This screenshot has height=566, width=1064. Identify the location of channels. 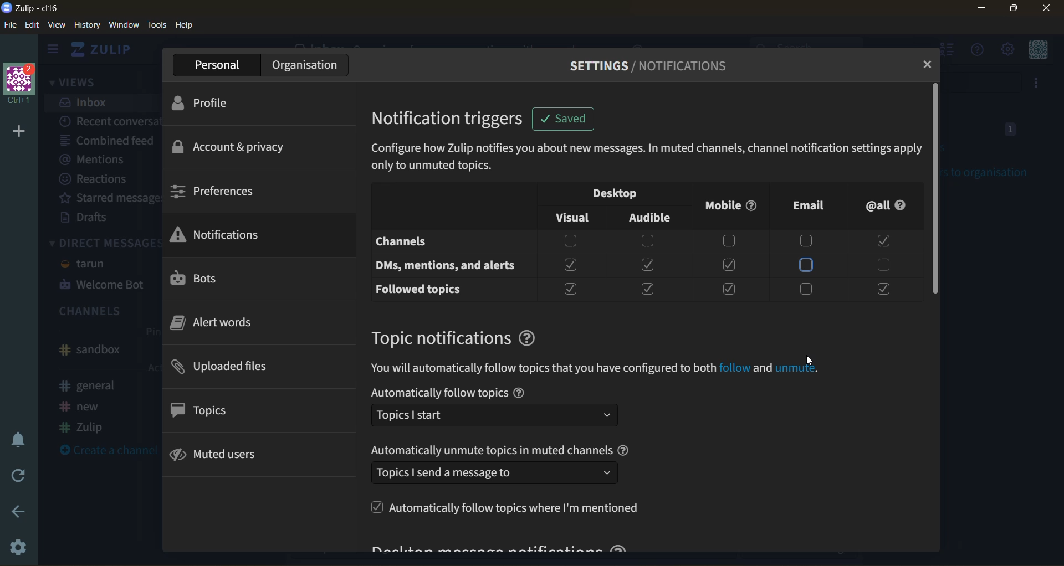
(410, 242).